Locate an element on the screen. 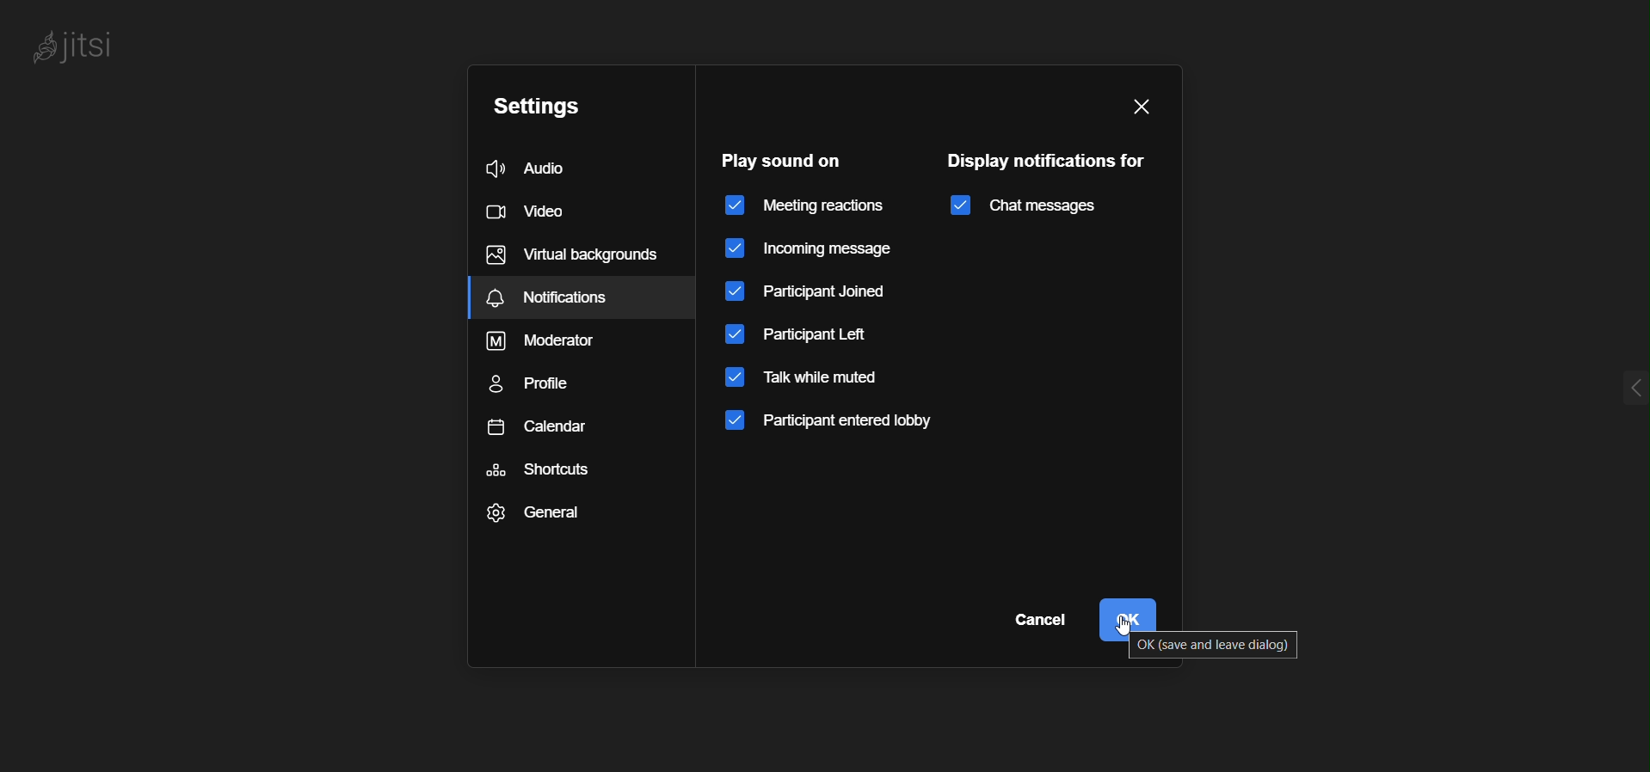 This screenshot has width=1650, height=772. display notification for is located at coordinates (1047, 158).